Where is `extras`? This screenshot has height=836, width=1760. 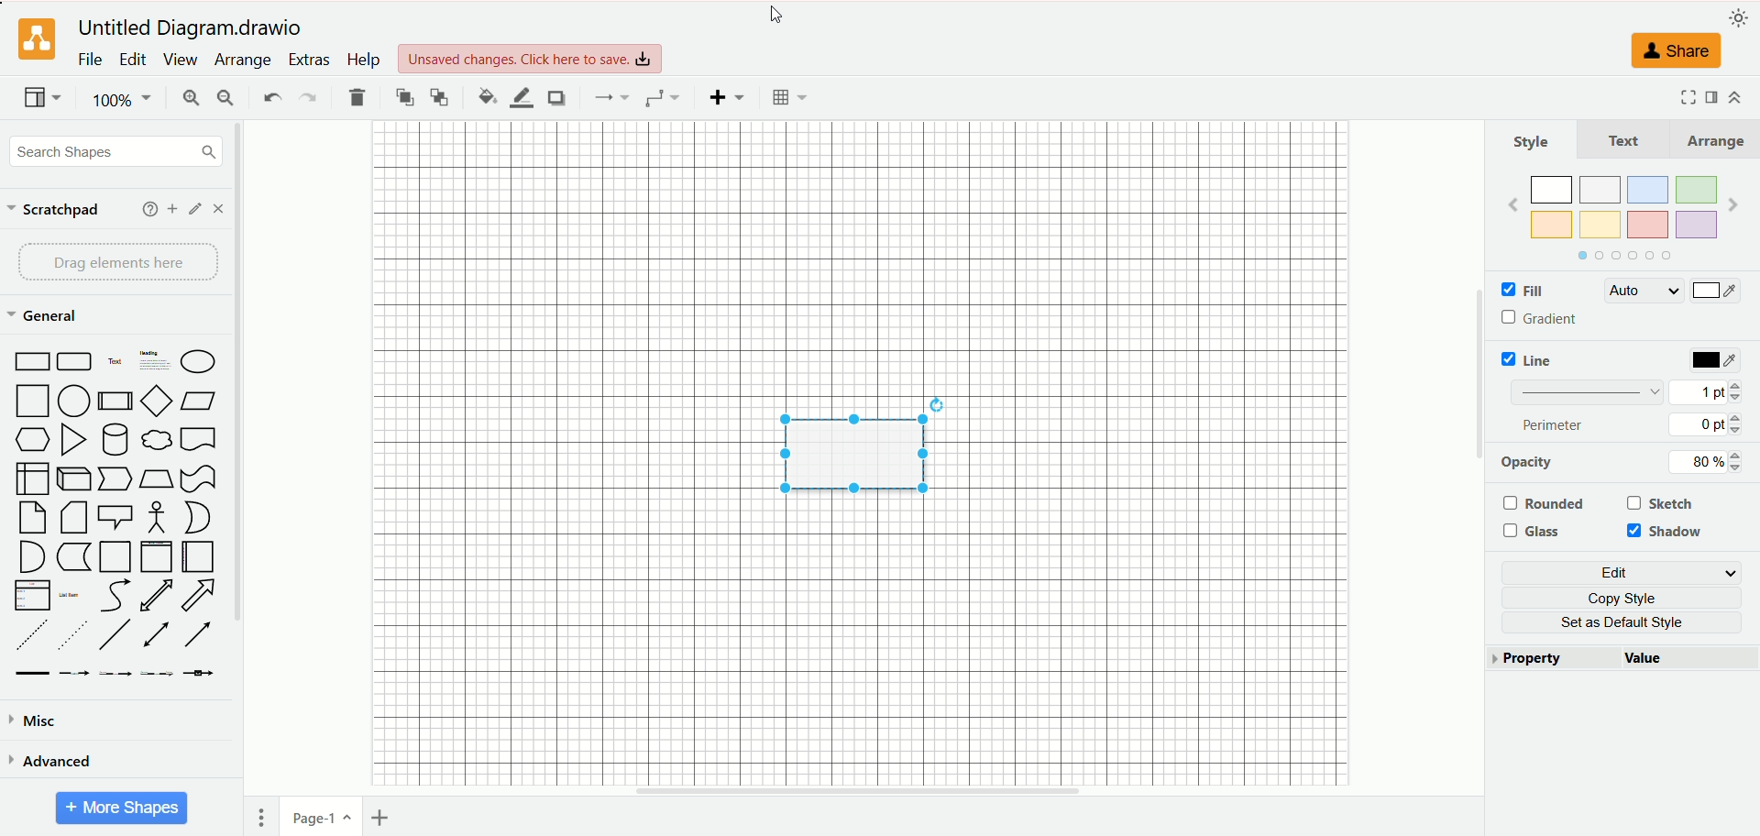
extras is located at coordinates (311, 60).